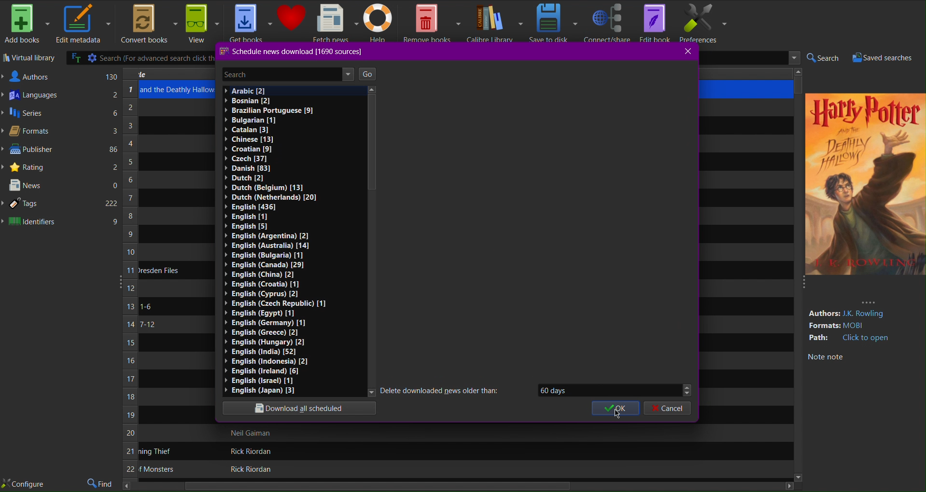 The width and height of the screenshot is (926, 492). Describe the element at coordinates (258, 381) in the screenshot. I see `English (israel) [1]` at that location.